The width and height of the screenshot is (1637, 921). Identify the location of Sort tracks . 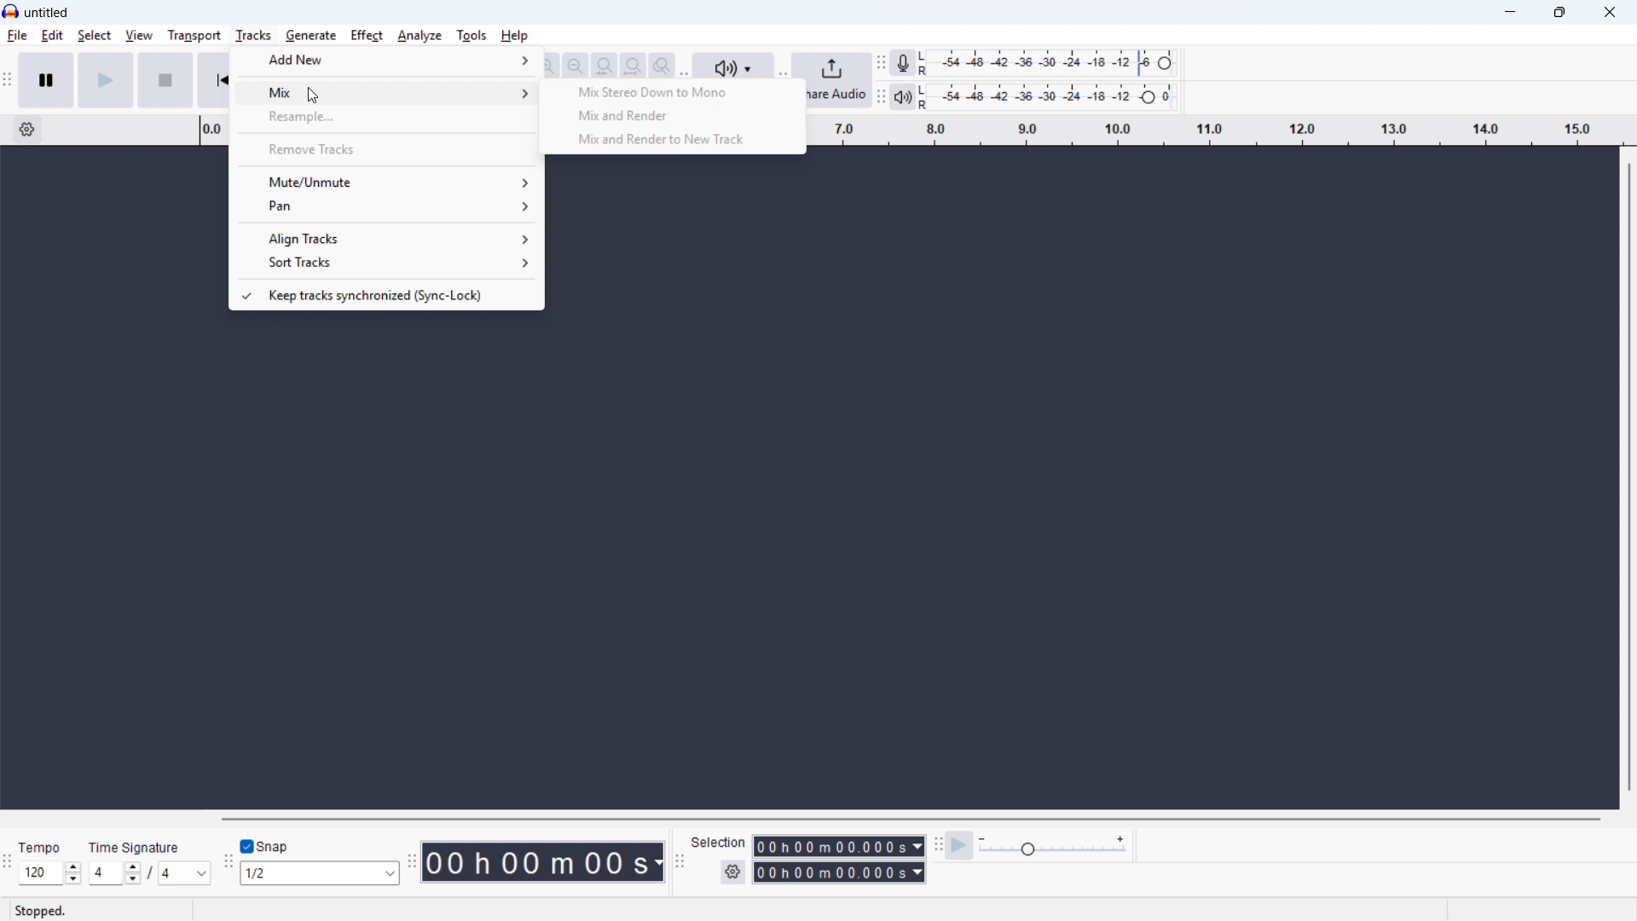
(385, 264).